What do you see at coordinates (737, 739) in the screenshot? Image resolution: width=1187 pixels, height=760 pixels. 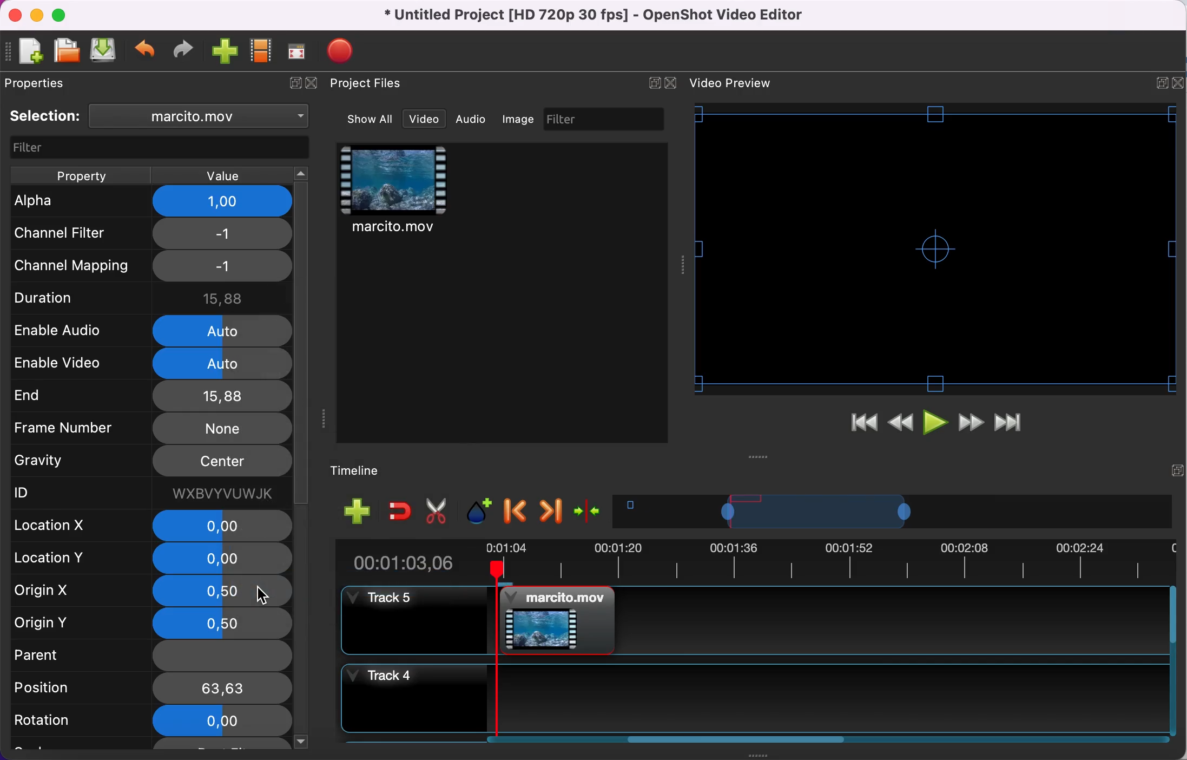 I see `Horizontal slide bar` at bounding box center [737, 739].